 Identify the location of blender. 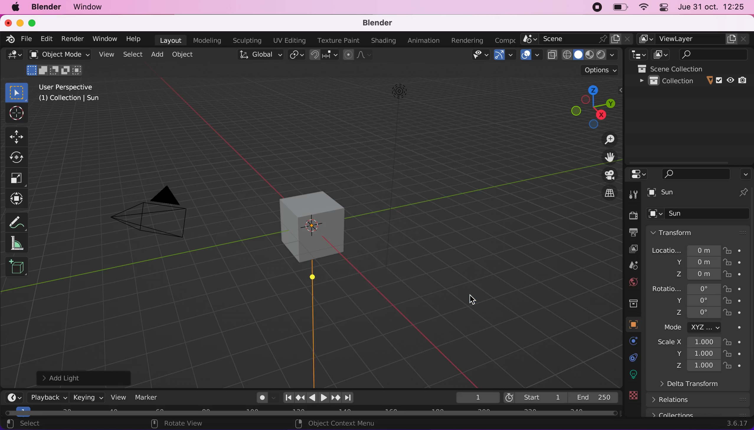
(48, 8).